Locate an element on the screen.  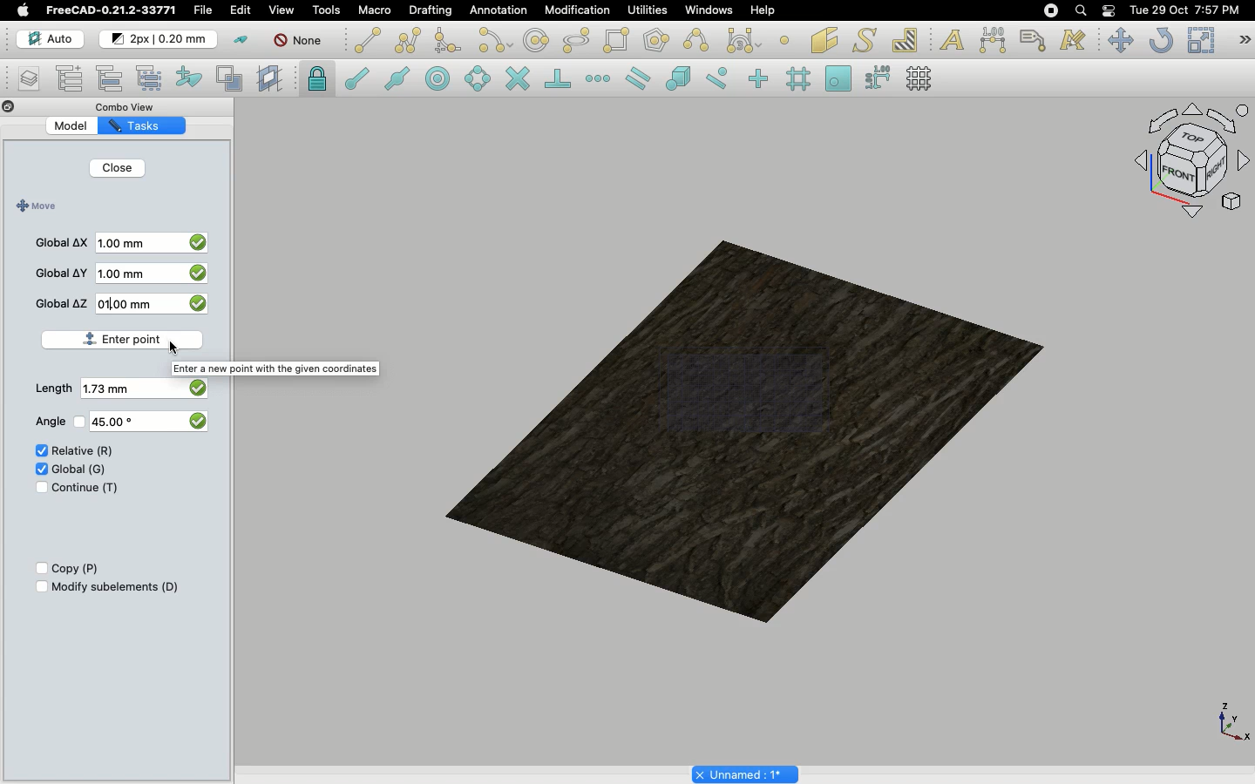
Arc tools is located at coordinates (494, 42).